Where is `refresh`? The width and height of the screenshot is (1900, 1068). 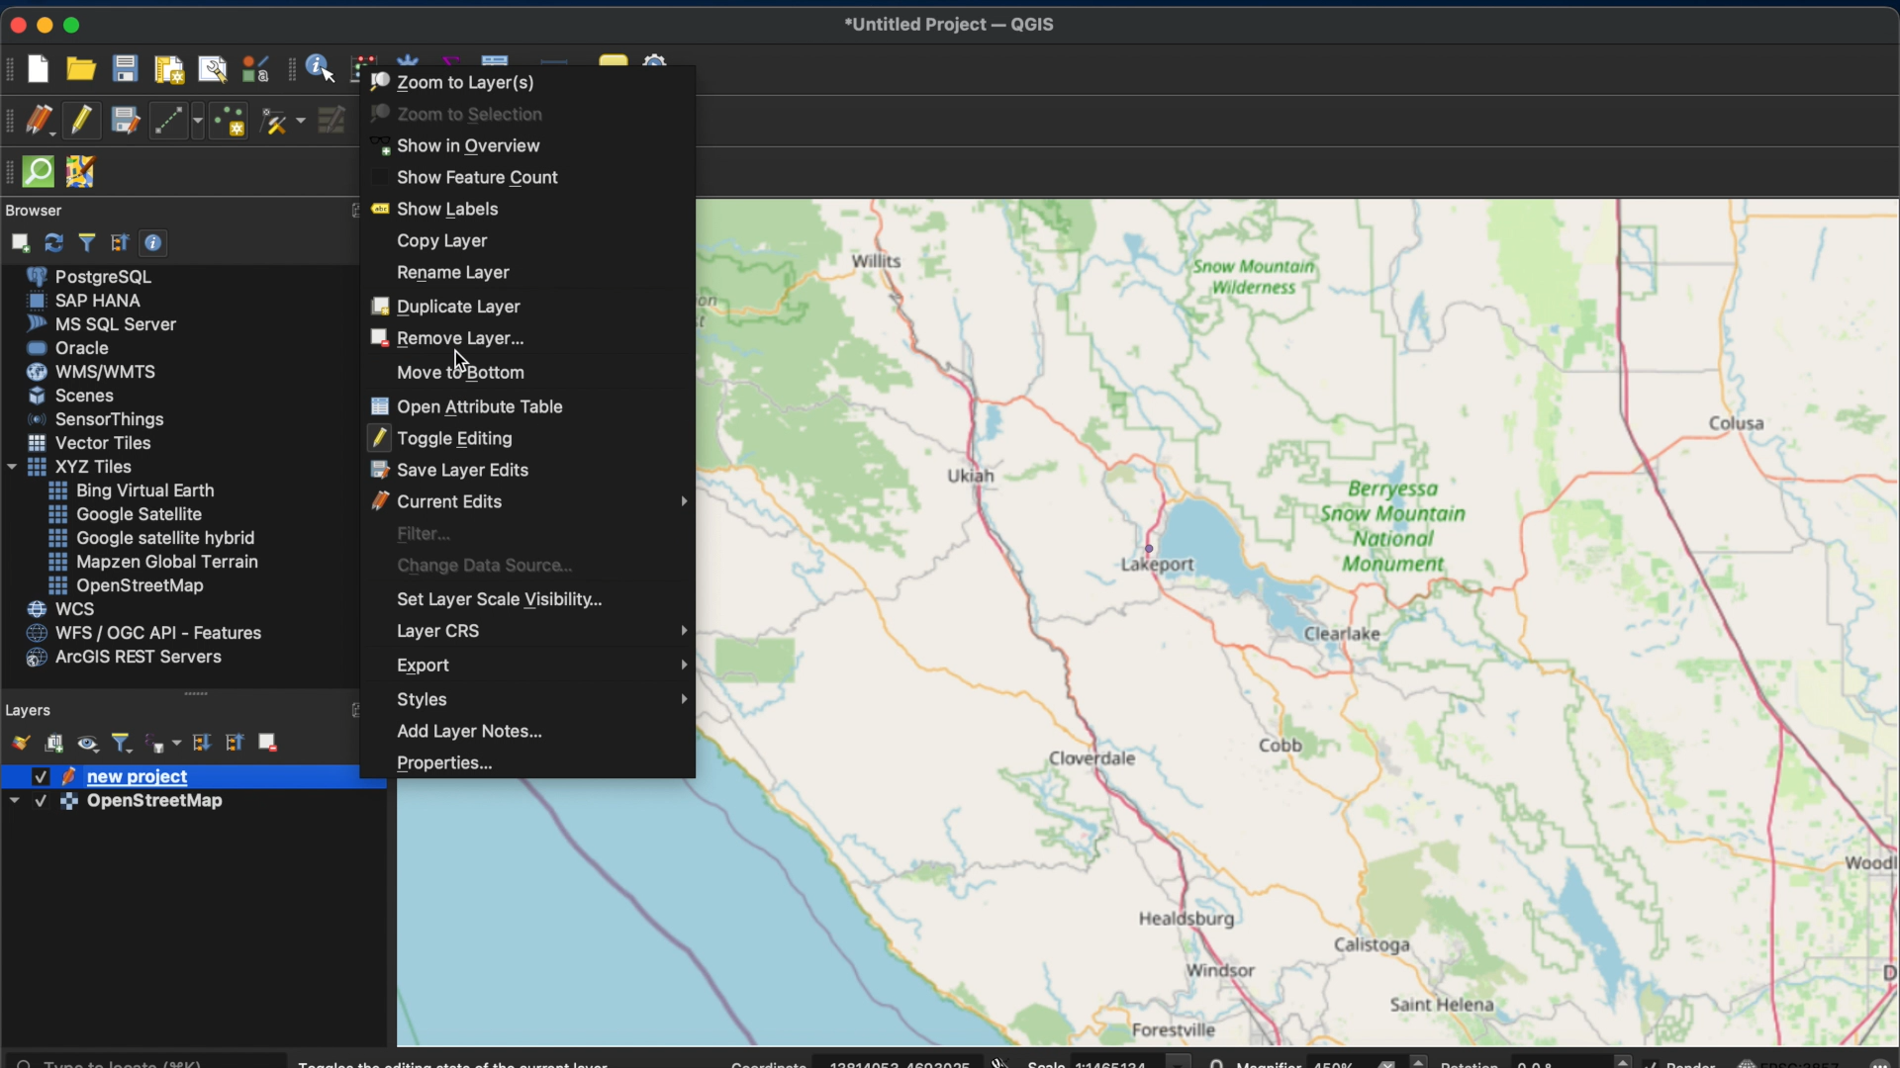 refresh is located at coordinates (54, 240).